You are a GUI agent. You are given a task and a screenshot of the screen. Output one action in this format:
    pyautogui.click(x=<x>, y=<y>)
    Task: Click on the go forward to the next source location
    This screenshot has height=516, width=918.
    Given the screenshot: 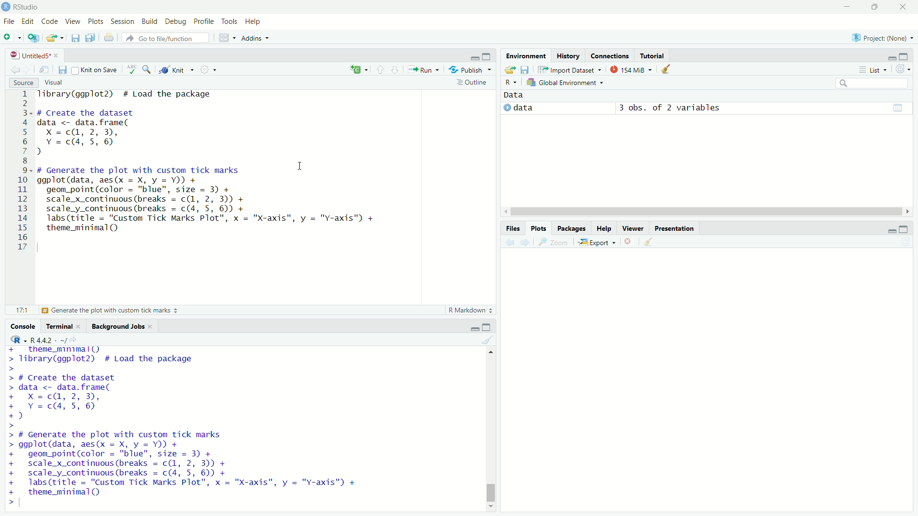 What is the action you would take?
    pyautogui.click(x=29, y=69)
    